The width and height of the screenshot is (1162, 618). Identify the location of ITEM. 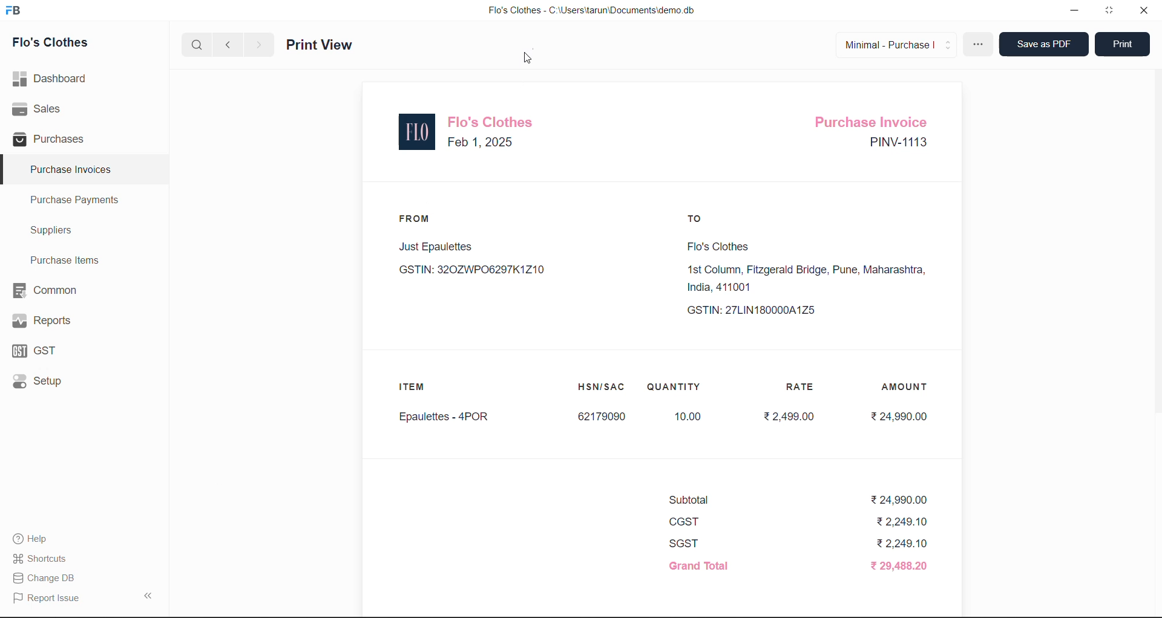
(417, 389).